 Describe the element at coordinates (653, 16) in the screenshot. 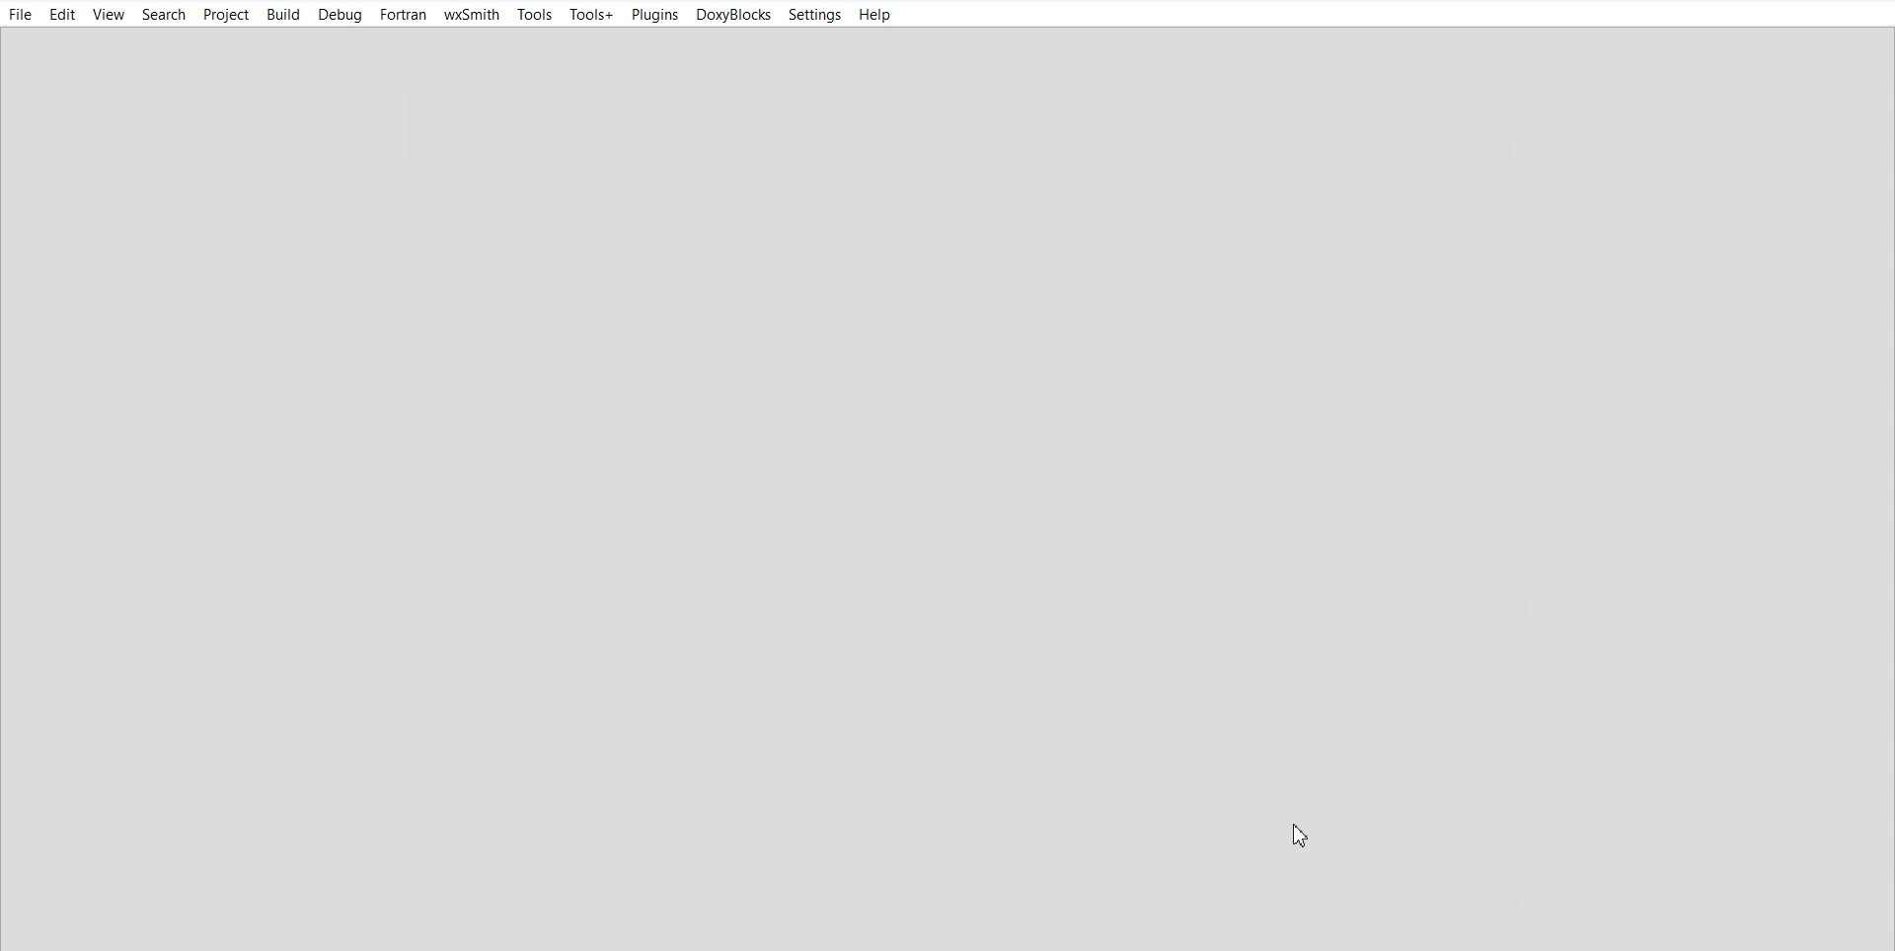

I see `Plugins` at that location.